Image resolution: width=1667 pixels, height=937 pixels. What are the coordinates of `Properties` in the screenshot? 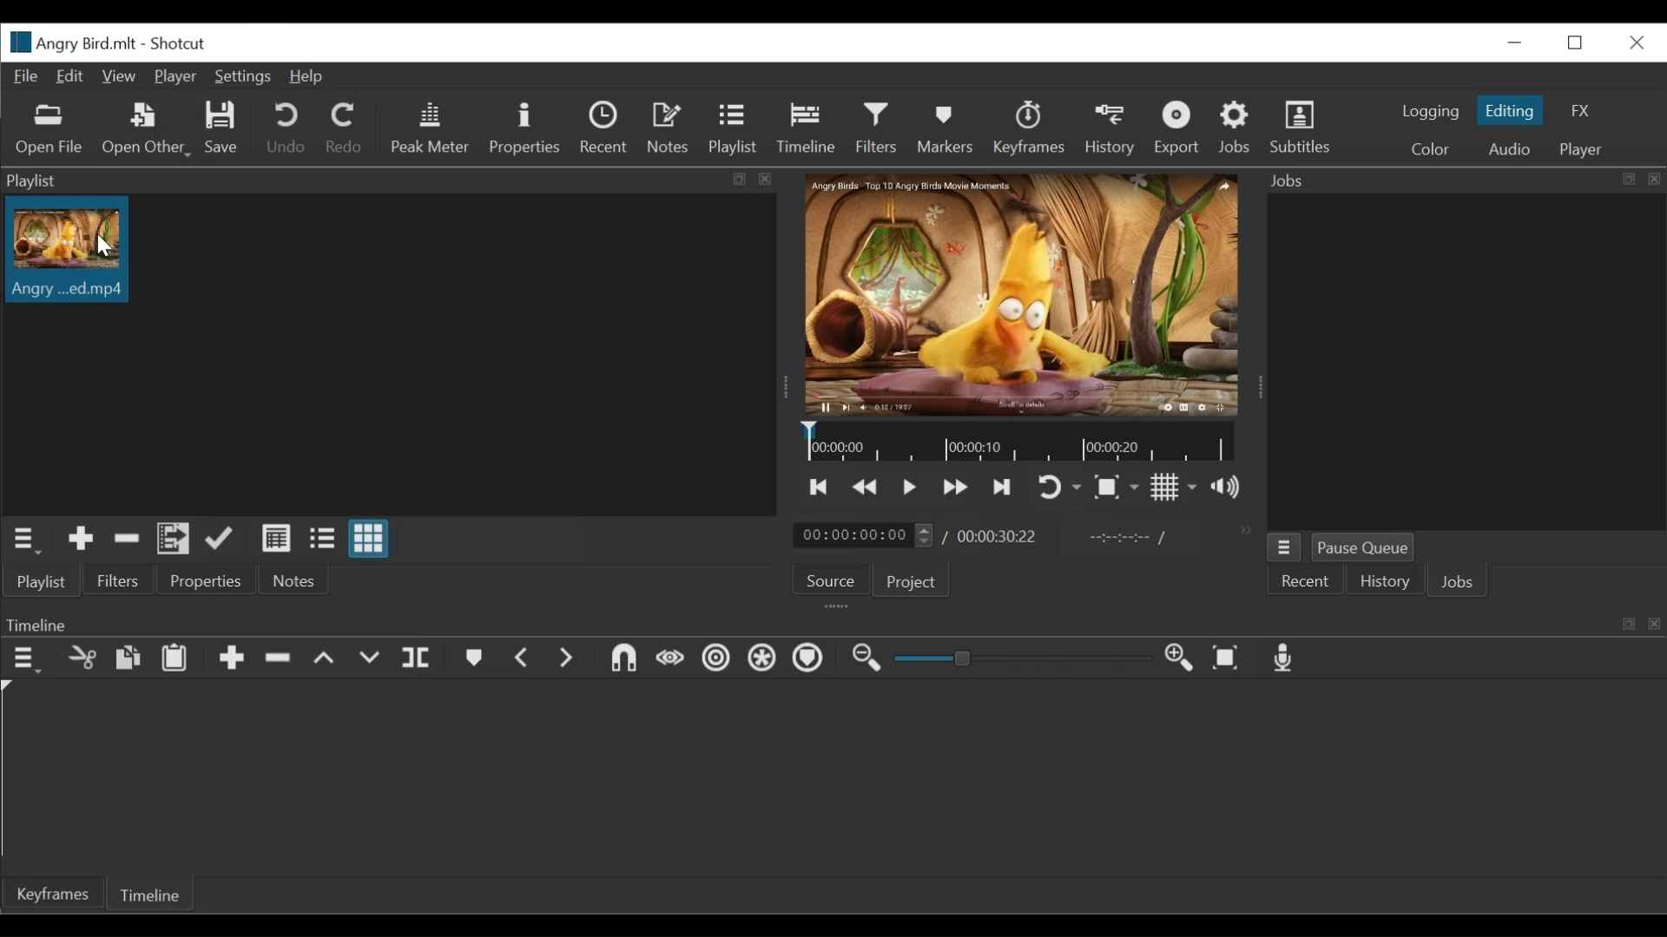 It's located at (530, 130).